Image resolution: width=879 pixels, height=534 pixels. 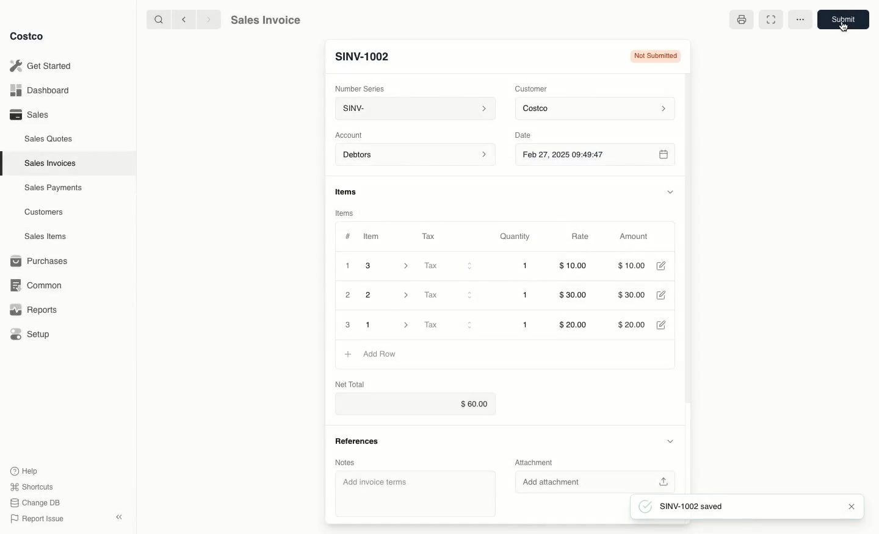 I want to click on Quantity, so click(x=516, y=237).